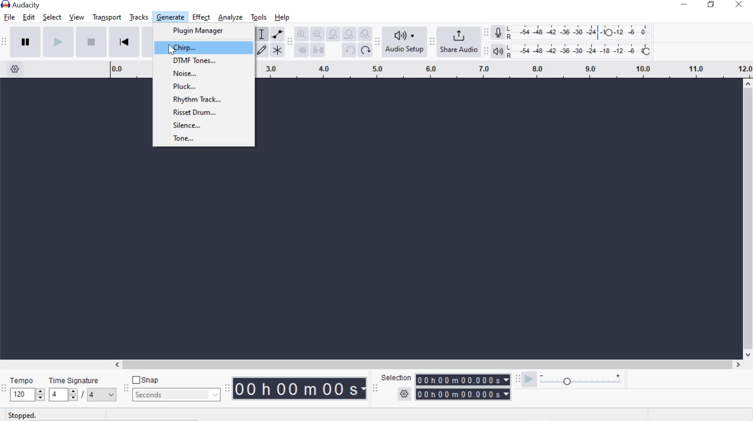  Describe the element at coordinates (174, 51) in the screenshot. I see `Cursor` at that location.